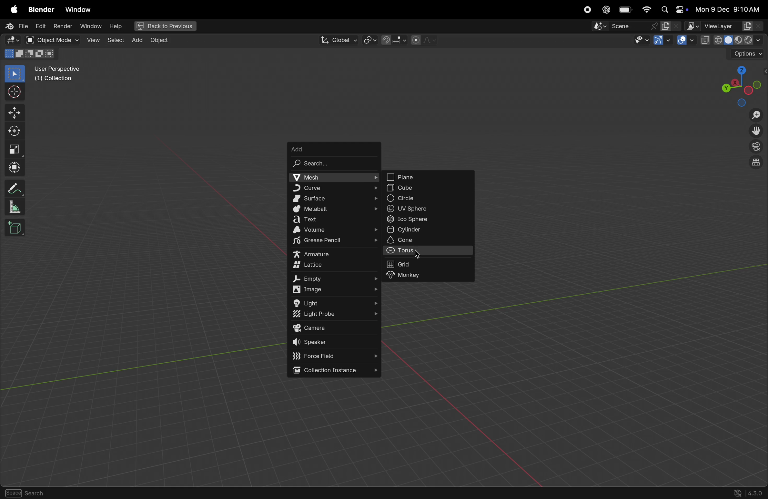 This screenshot has height=499, width=768. What do you see at coordinates (730, 9) in the screenshot?
I see `date and time` at bounding box center [730, 9].